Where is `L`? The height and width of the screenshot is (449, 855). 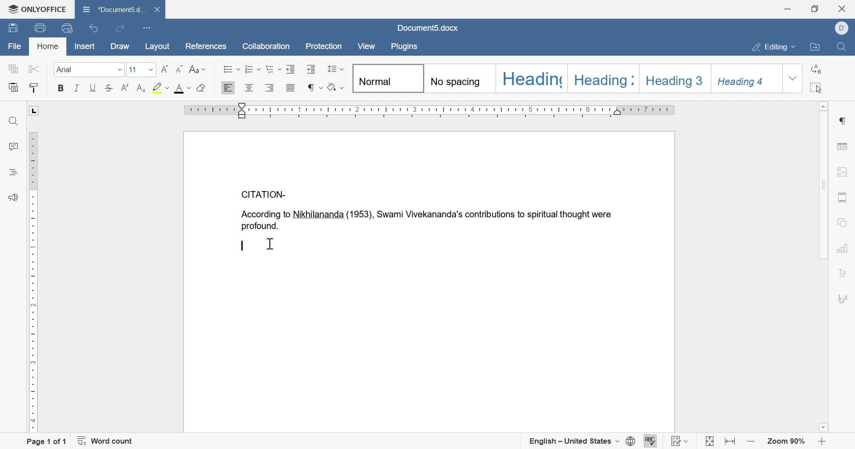
L is located at coordinates (34, 111).